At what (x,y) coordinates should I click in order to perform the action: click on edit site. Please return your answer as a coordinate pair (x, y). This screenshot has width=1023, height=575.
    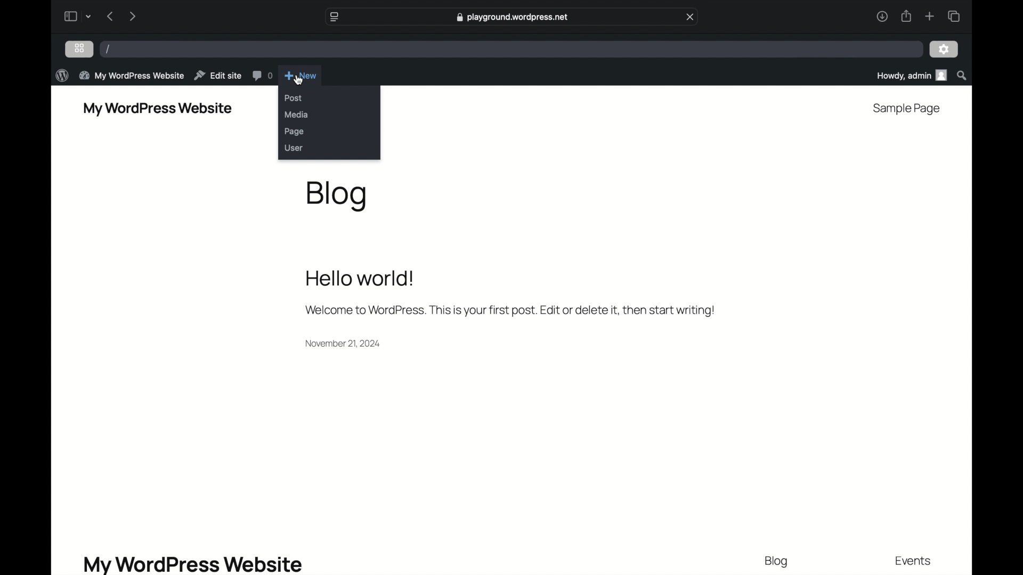
    Looking at the image, I should click on (217, 76).